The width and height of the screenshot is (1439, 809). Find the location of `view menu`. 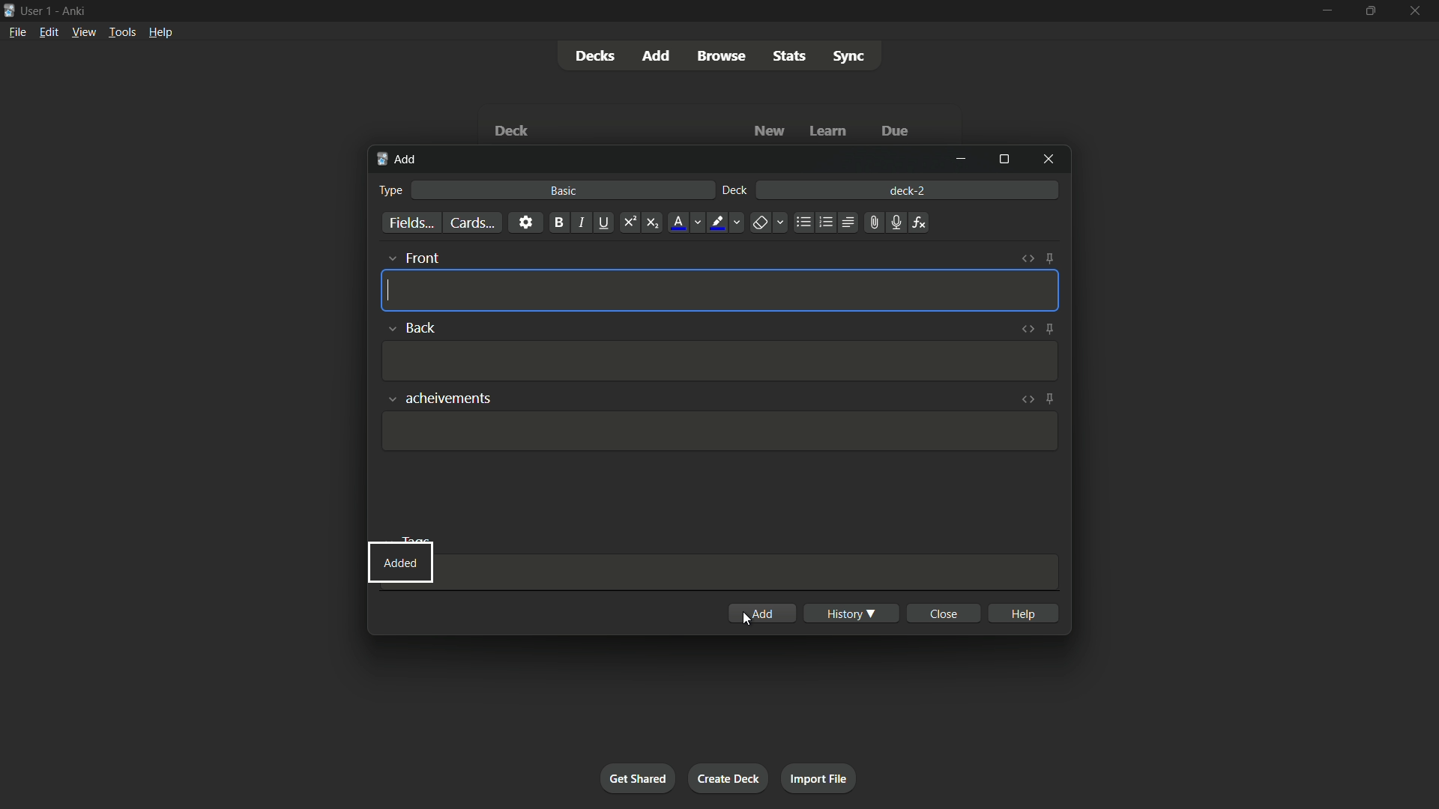

view menu is located at coordinates (84, 32).